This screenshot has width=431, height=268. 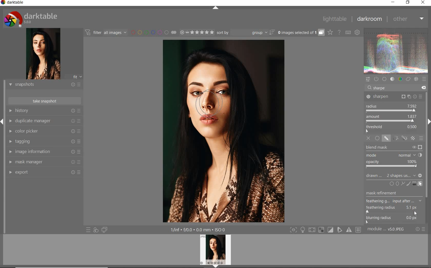 I want to click on CIRCLE OR ELLIPSE, so click(x=393, y=184).